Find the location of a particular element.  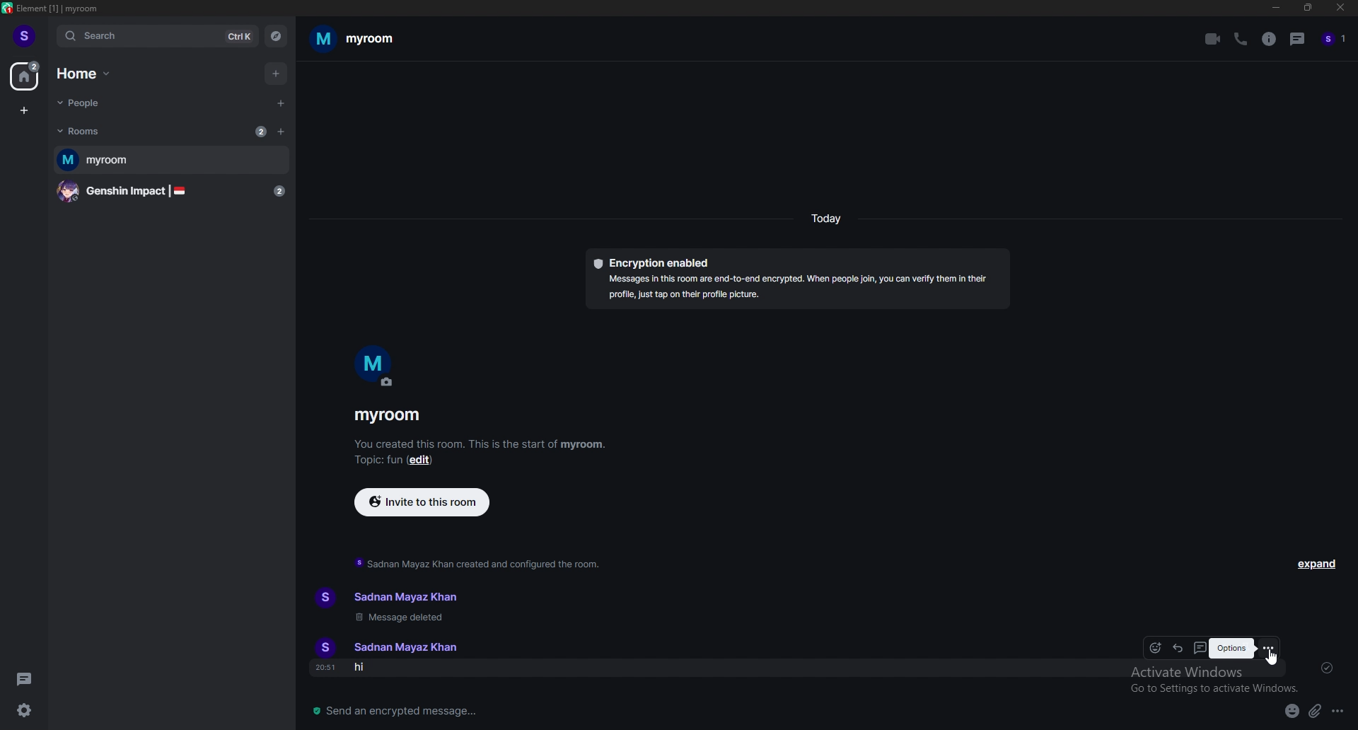

sent is located at coordinates (1327, 667).